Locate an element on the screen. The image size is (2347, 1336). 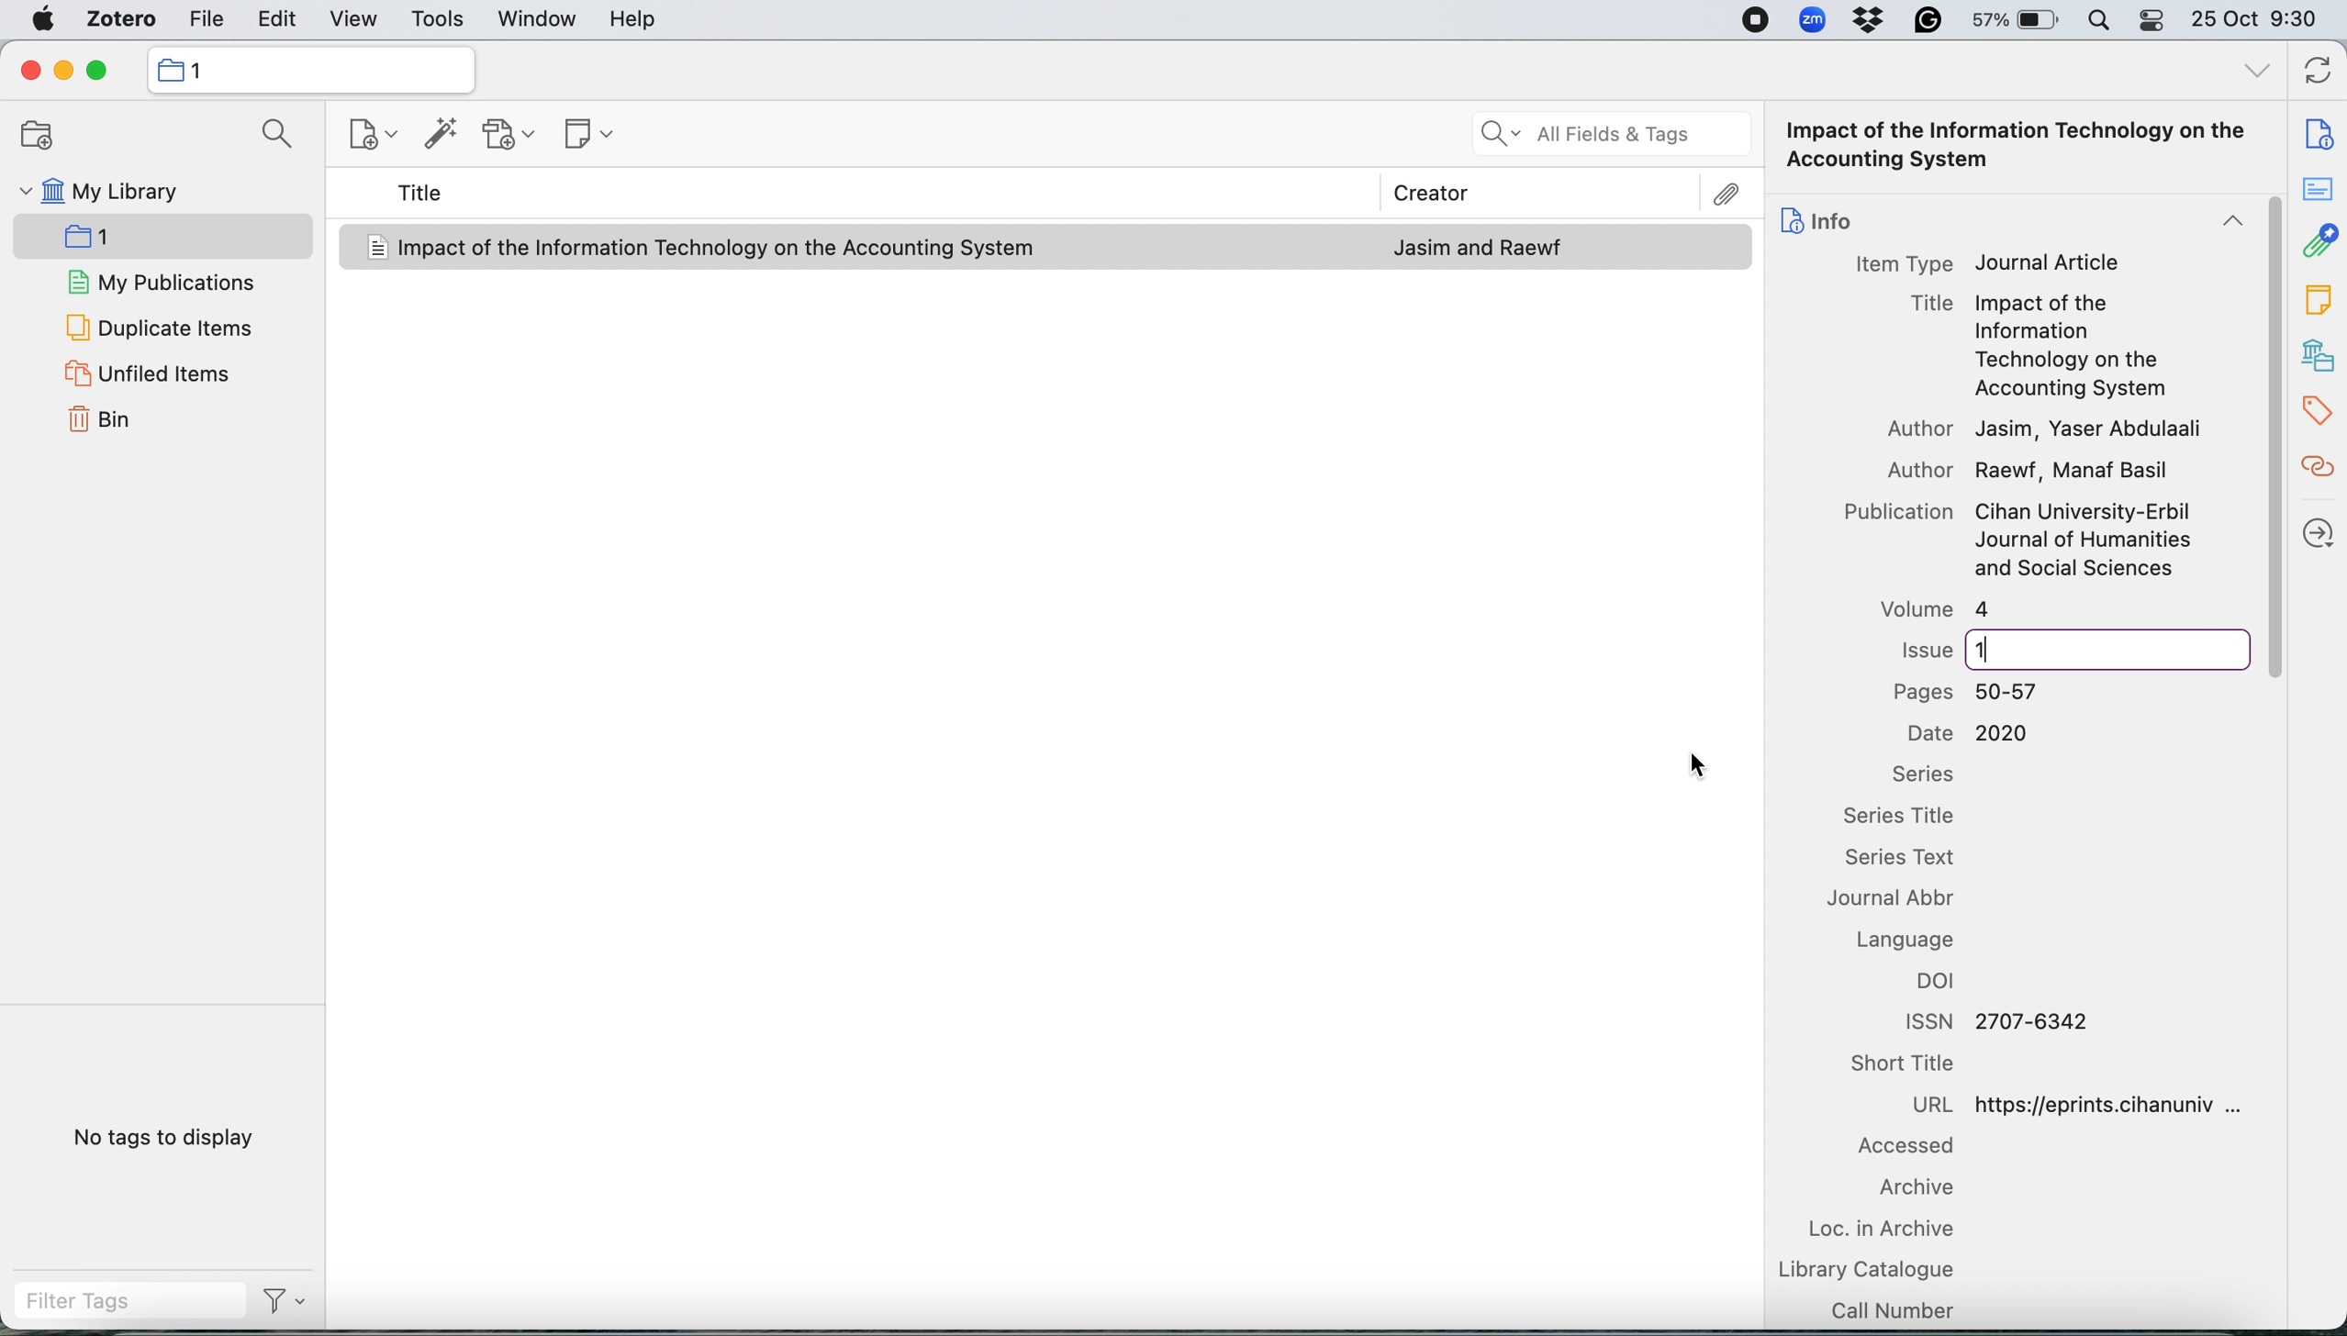
close is located at coordinates (25, 71).